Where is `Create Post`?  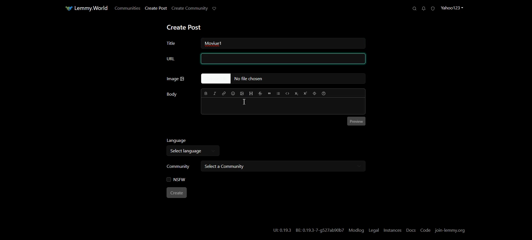 Create Post is located at coordinates (184, 28).